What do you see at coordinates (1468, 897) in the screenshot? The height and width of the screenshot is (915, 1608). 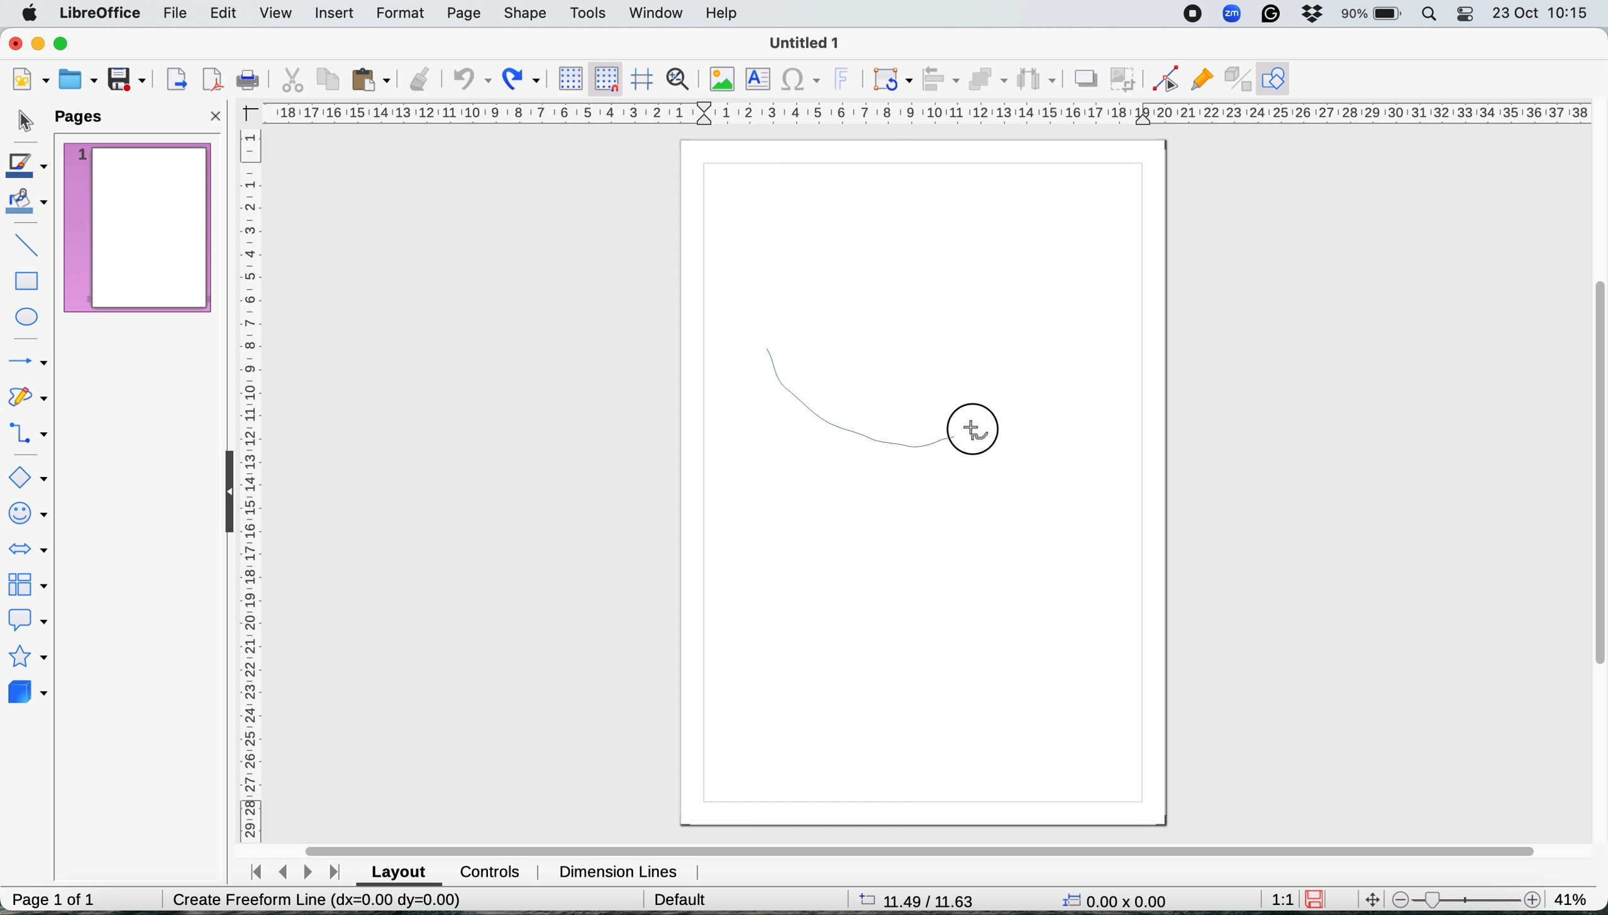 I see `zoom scale` at bounding box center [1468, 897].